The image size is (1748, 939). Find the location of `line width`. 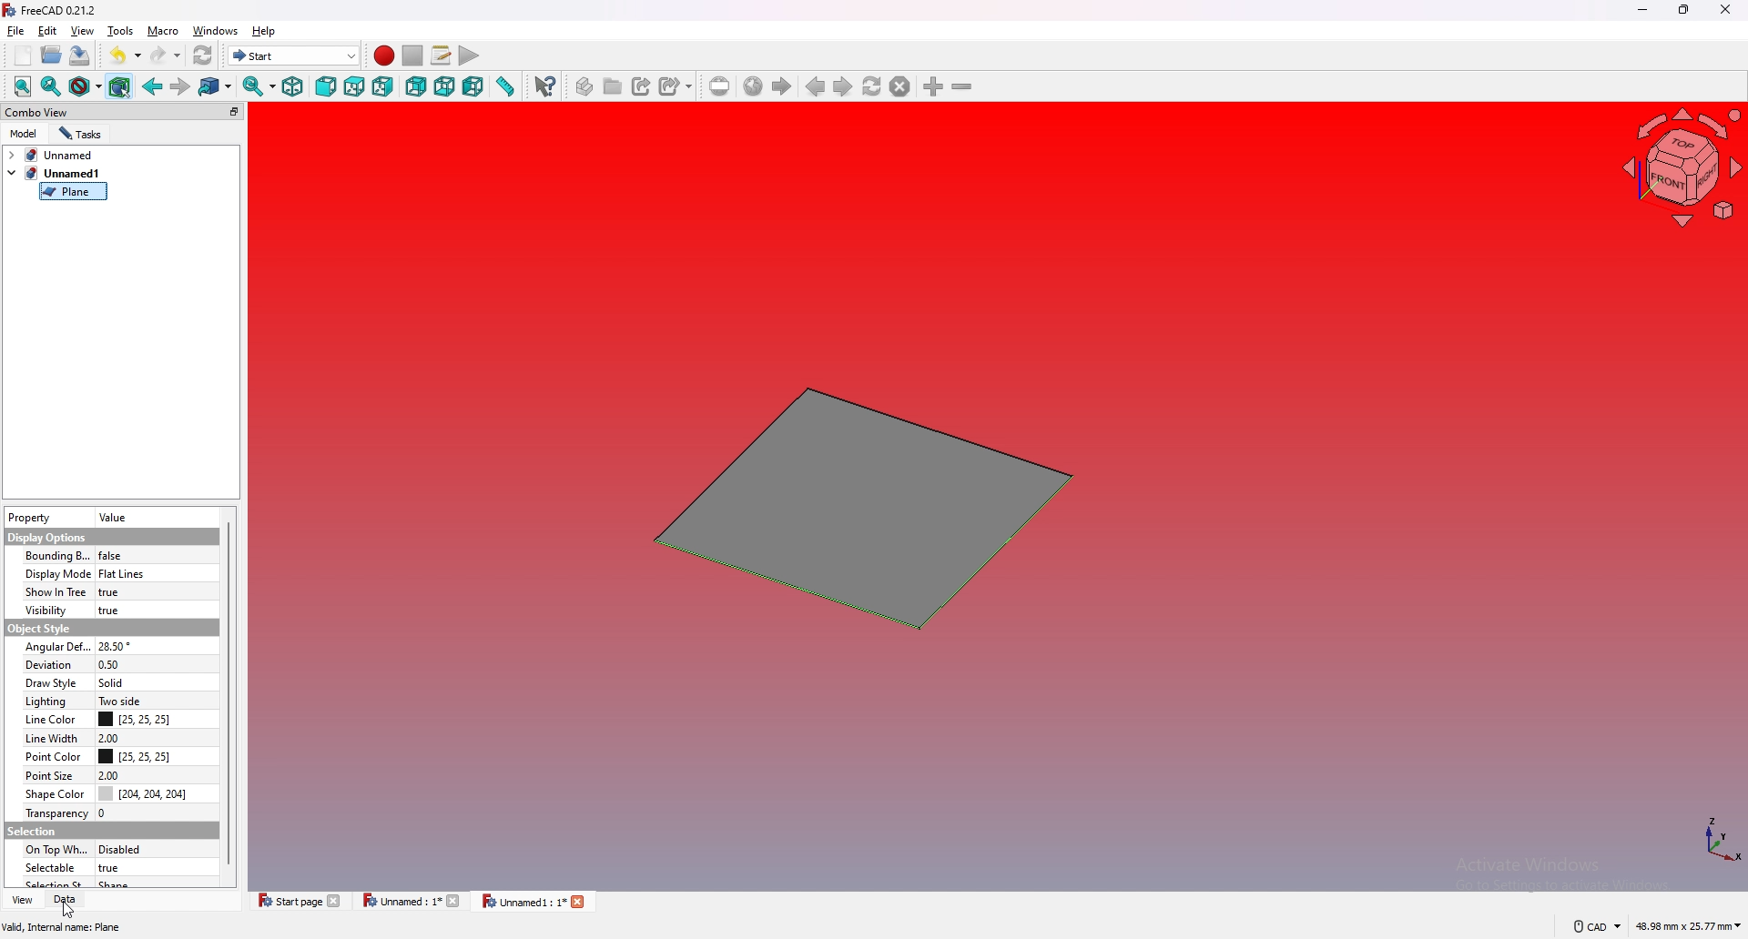

line width is located at coordinates (47, 739).